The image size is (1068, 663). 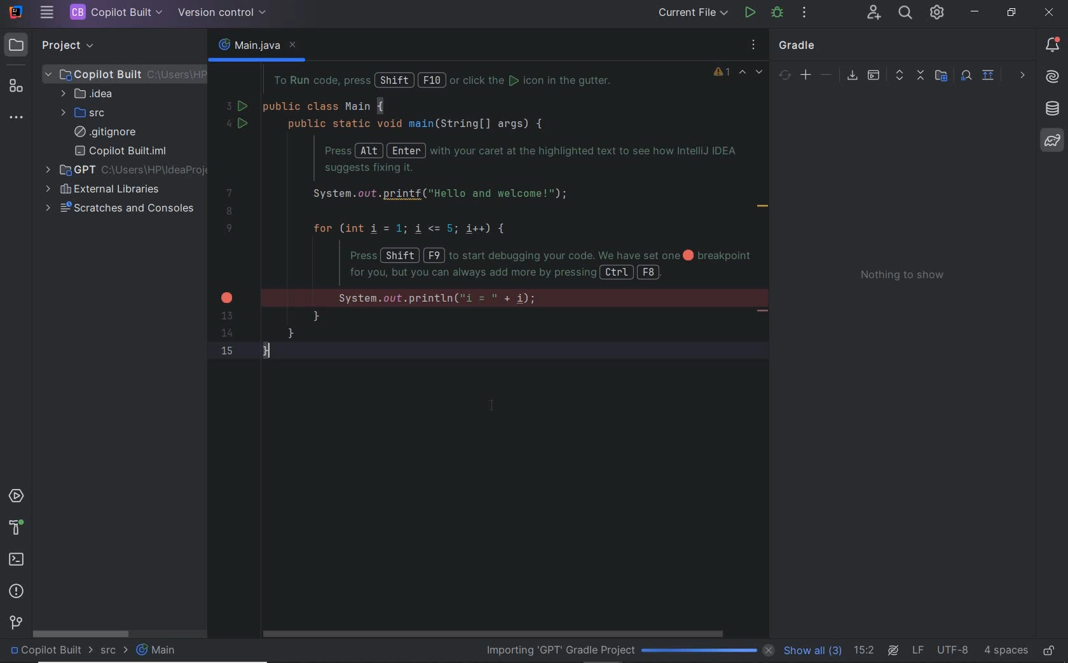 I want to click on restore down, so click(x=1010, y=12).